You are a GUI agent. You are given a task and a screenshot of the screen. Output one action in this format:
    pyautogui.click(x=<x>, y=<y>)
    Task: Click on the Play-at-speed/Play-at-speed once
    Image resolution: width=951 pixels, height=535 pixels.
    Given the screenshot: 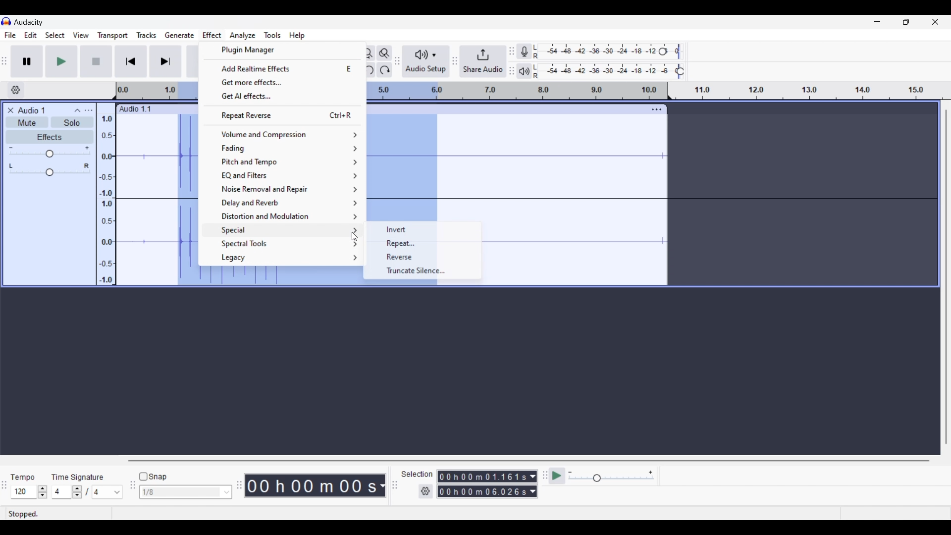 What is the action you would take?
    pyautogui.click(x=557, y=476)
    